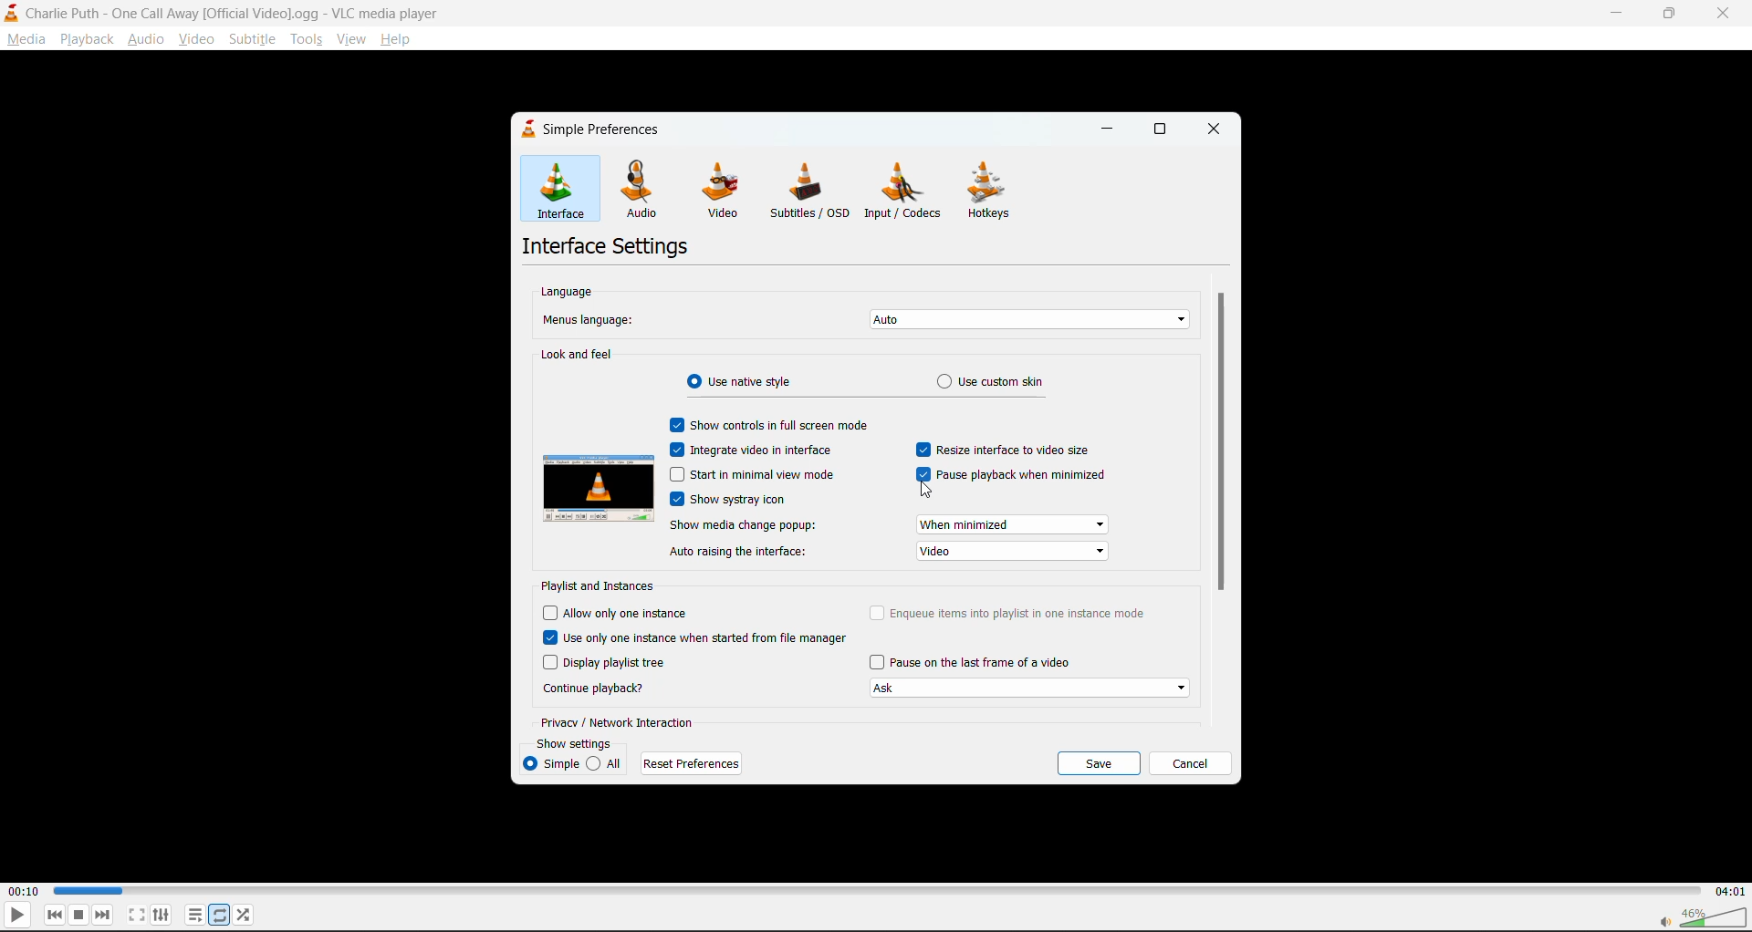 Image resolution: width=1752 pixels, height=932 pixels. I want to click on pause on last frame of video, so click(986, 663).